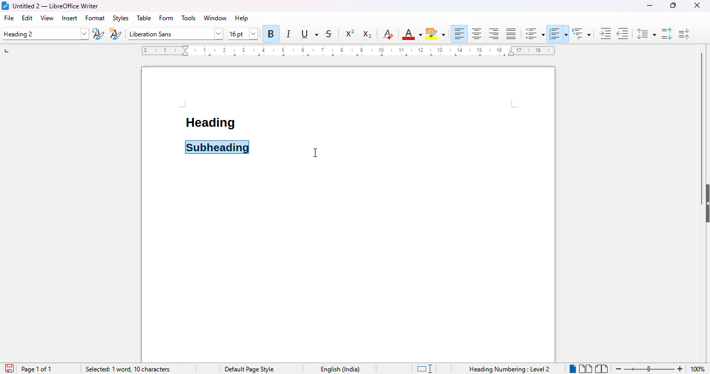 The width and height of the screenshot is (710, 374). I want to click on "heading 2" applied to subheading, so click(217, 147).